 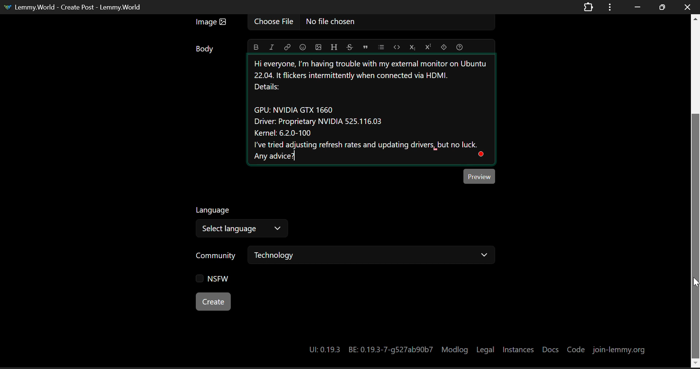 I want to click on Instances, so click(x=518, y=349).